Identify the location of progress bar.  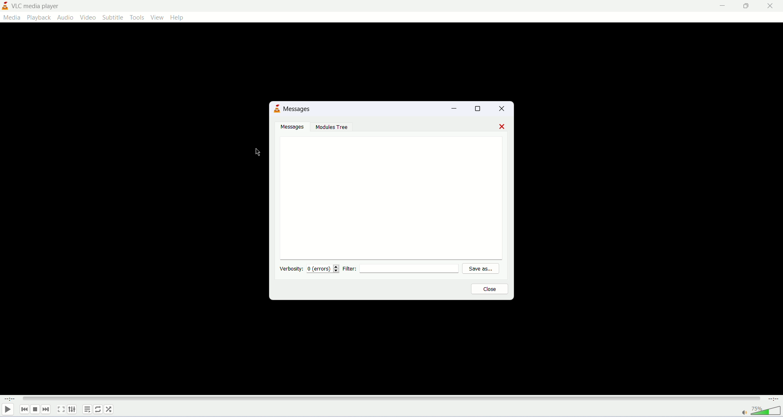
(392, 399).